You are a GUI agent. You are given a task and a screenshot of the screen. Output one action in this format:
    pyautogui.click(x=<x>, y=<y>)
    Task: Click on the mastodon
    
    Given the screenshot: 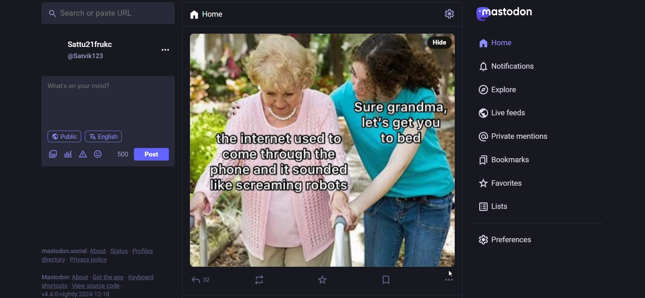 What is the action you would take?
    pyautogui.click(x=56, y=277)
    